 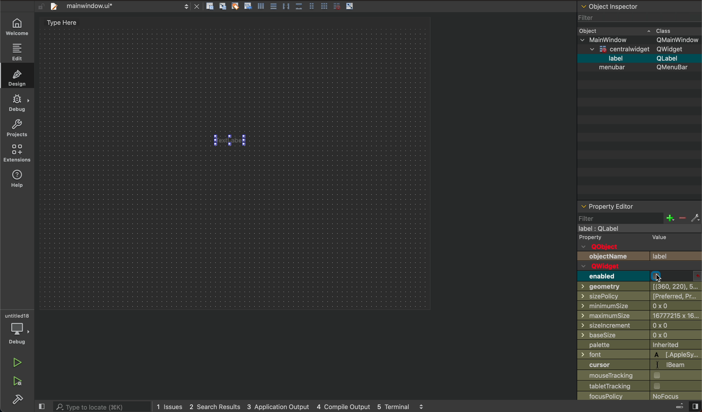 What do you see at coordinates (677, 356) in the screenshot?
I see `applesy...` at bounding box center [677, 356].